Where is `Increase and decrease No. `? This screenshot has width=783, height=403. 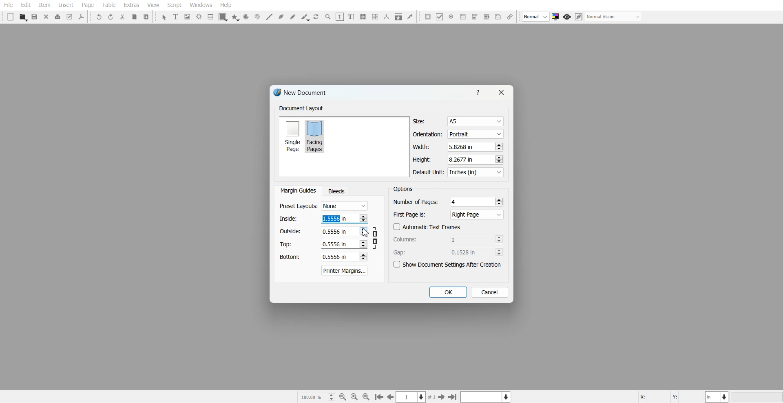
Increase and decrease No.  is located at coordinates (363, 231).